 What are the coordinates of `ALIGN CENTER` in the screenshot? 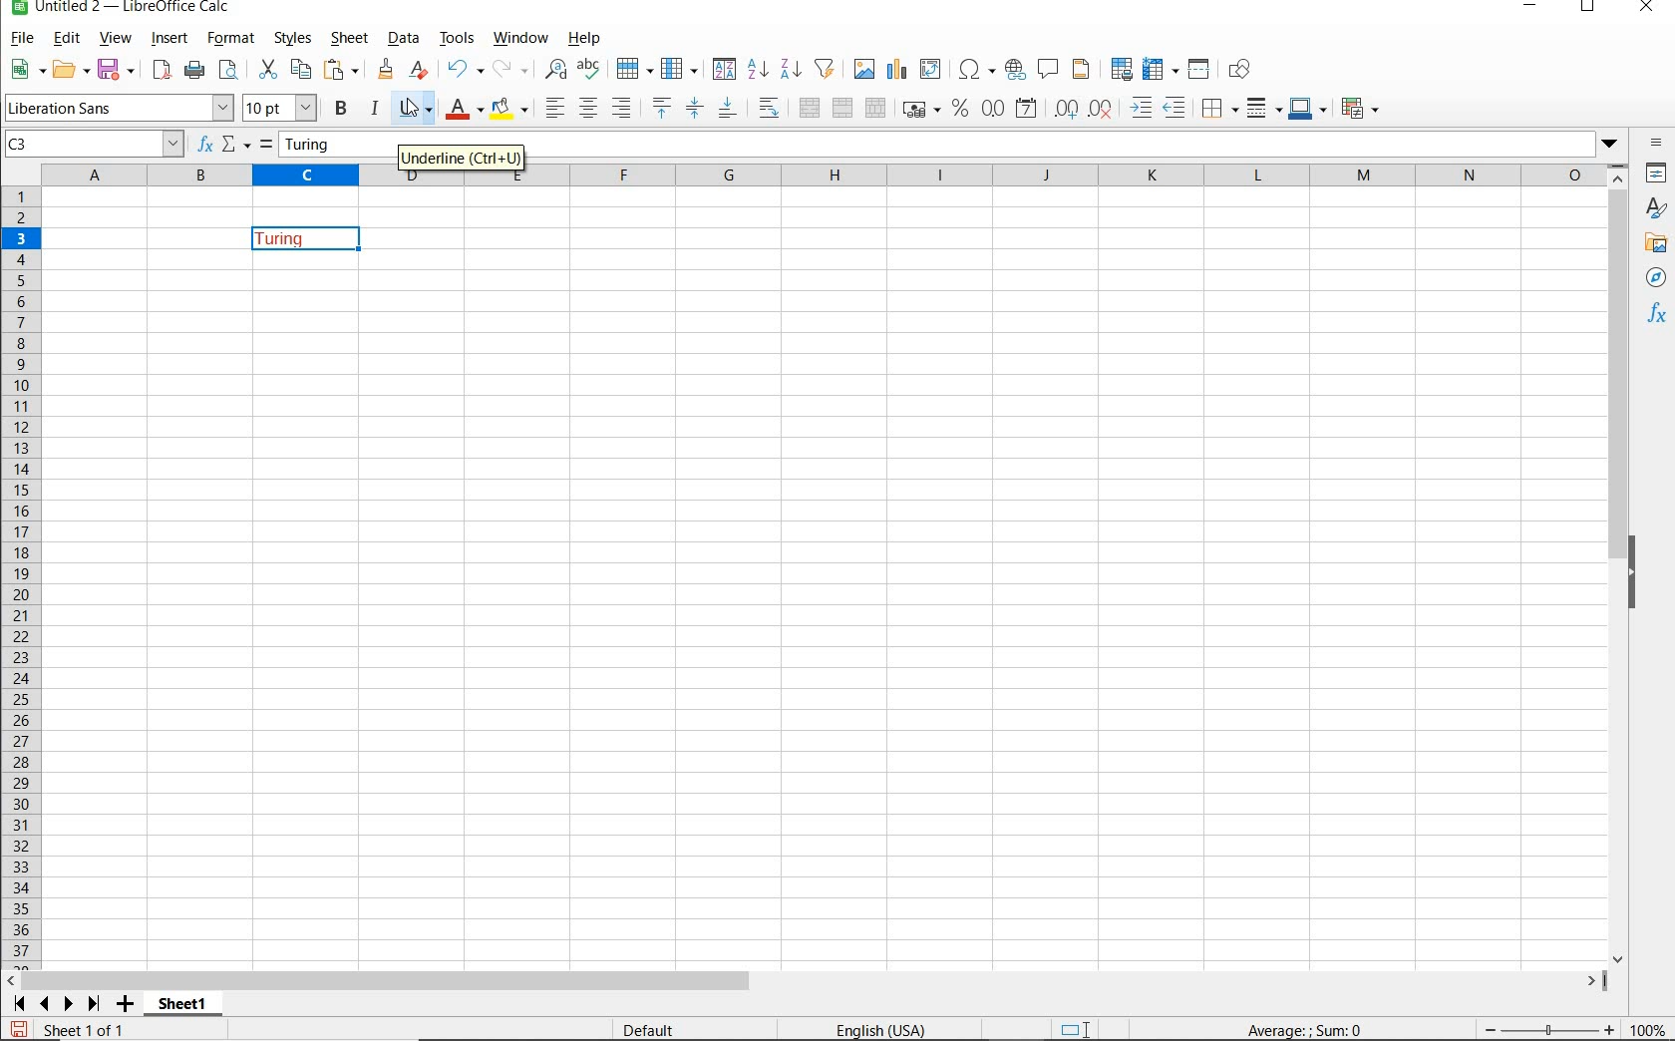 It's located at (589, 110).